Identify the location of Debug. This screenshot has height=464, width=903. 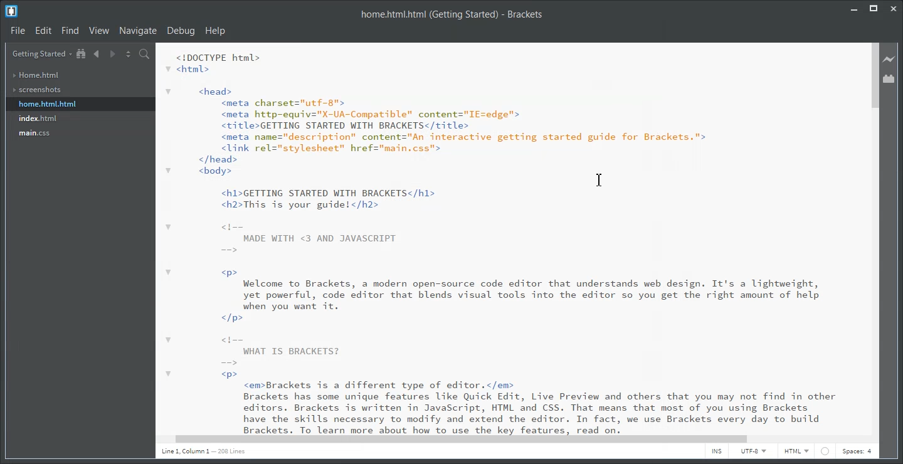
(181, 31).